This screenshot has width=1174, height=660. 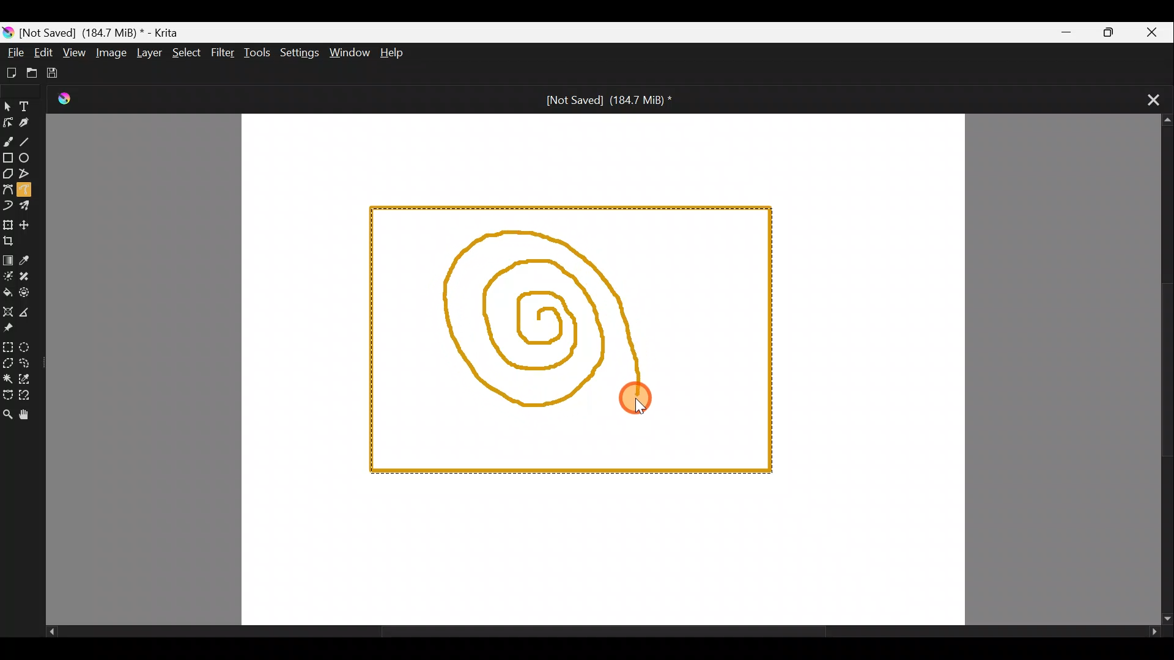 I want to click on Spiral shape being drawn on canvas, so click(x=559, y=316).